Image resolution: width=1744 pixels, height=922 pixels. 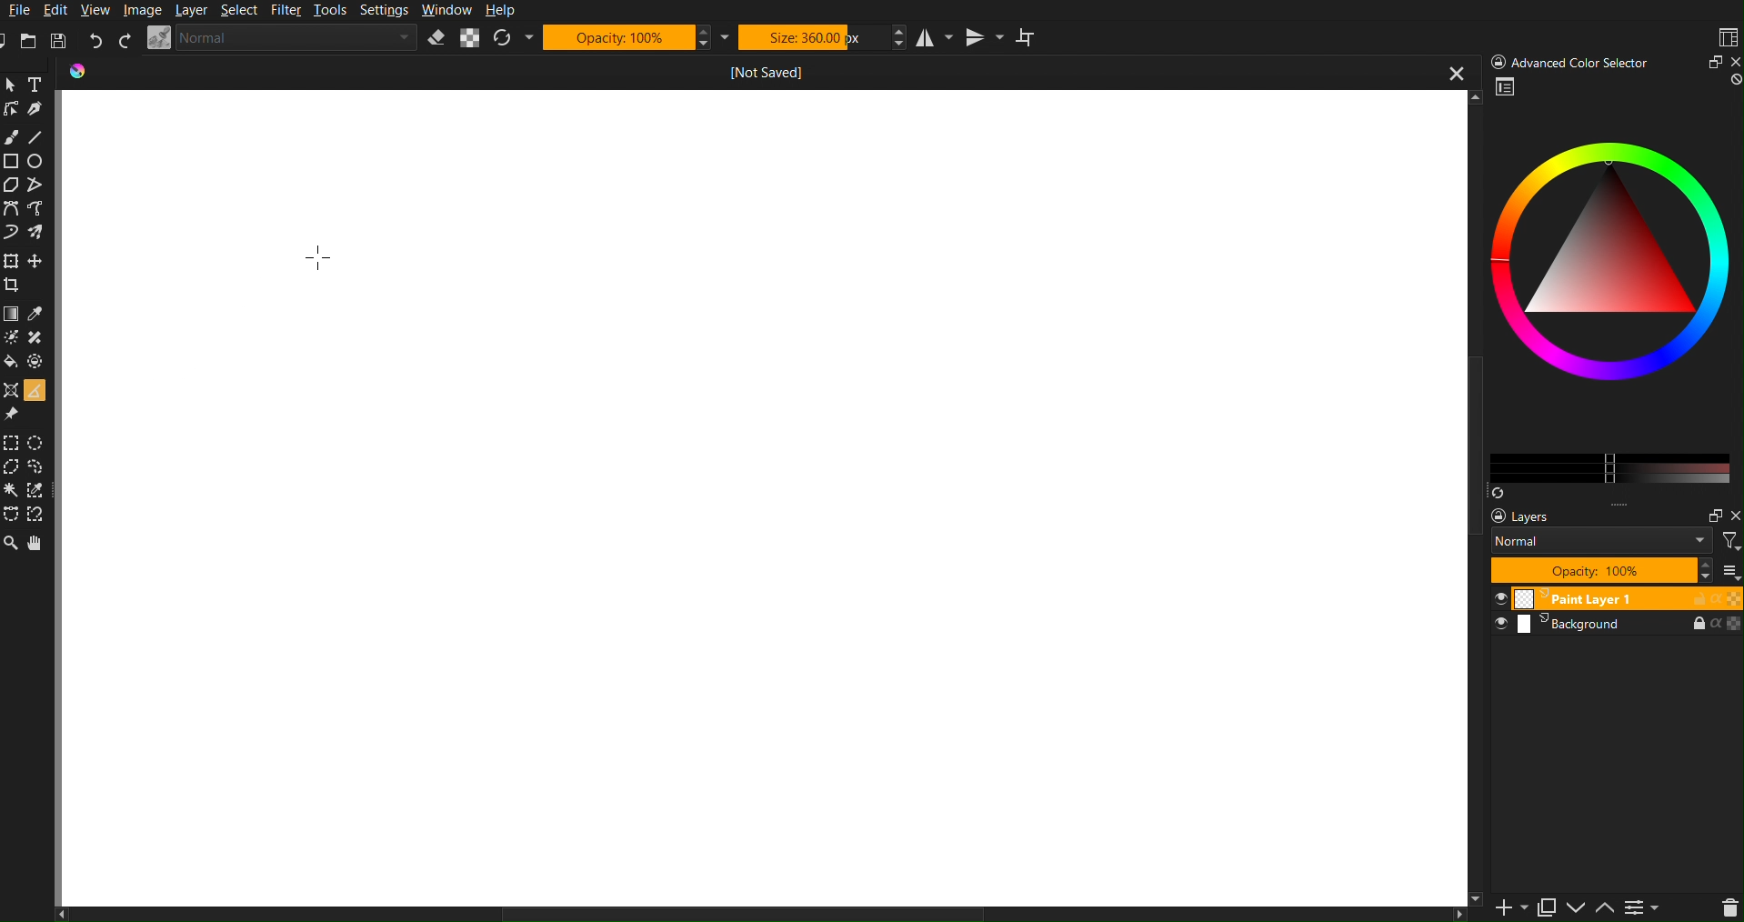 I want to click on Settings, so click(x=1650, y=907).